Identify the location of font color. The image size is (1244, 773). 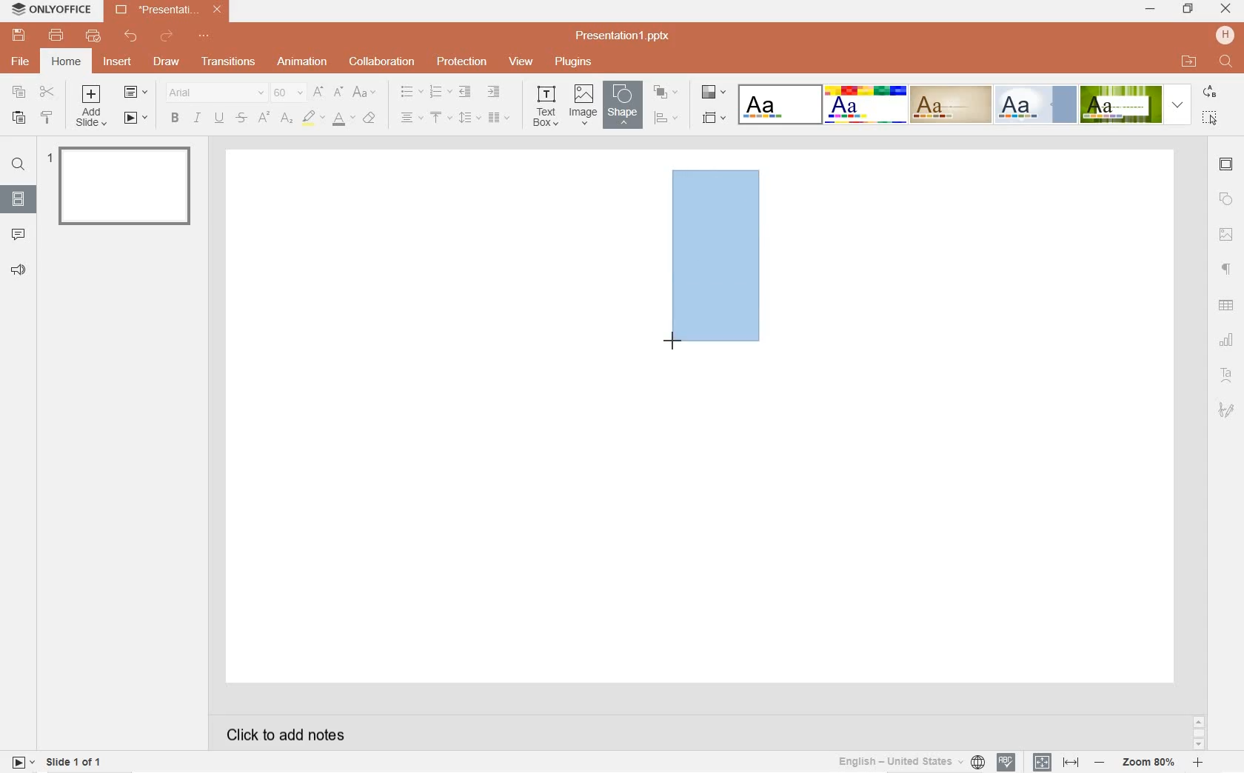
(344, 121).